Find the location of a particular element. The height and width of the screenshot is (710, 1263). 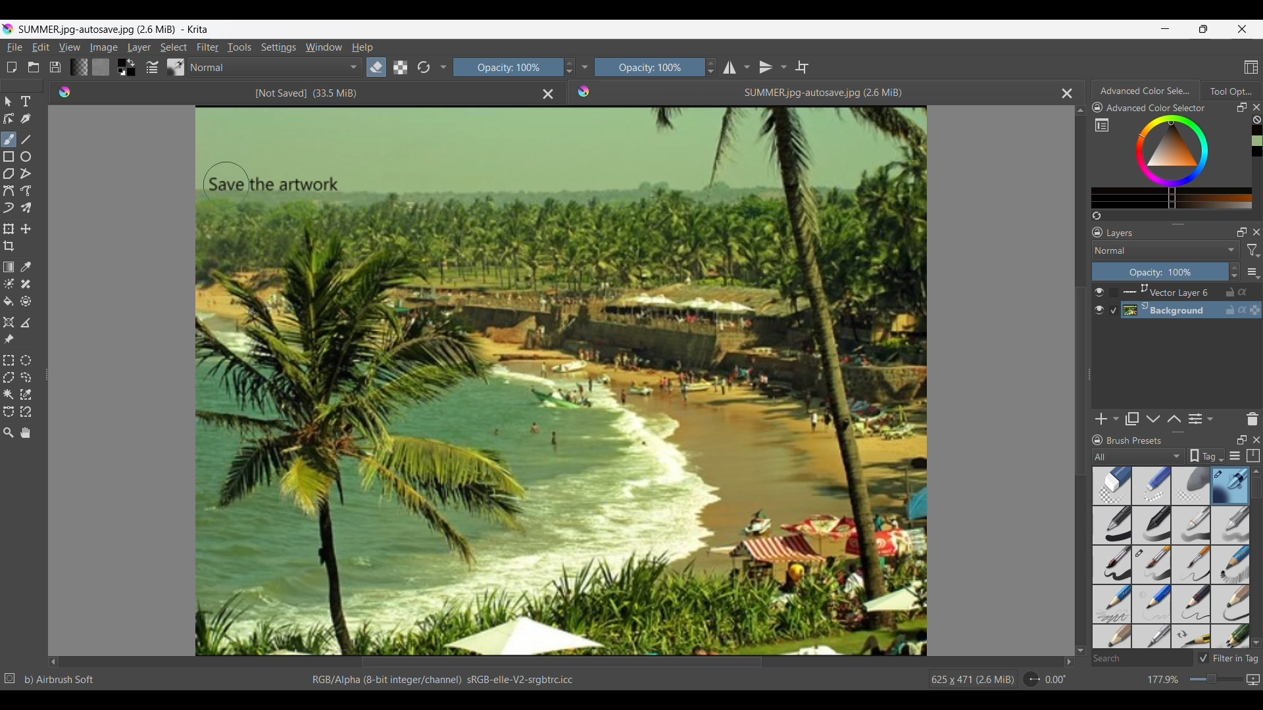

Cursor as eraser is located at coordinates (226, 185).